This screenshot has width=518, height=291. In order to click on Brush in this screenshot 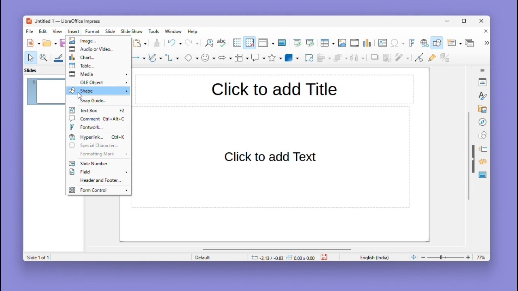, I will do `click(59, 57)`.